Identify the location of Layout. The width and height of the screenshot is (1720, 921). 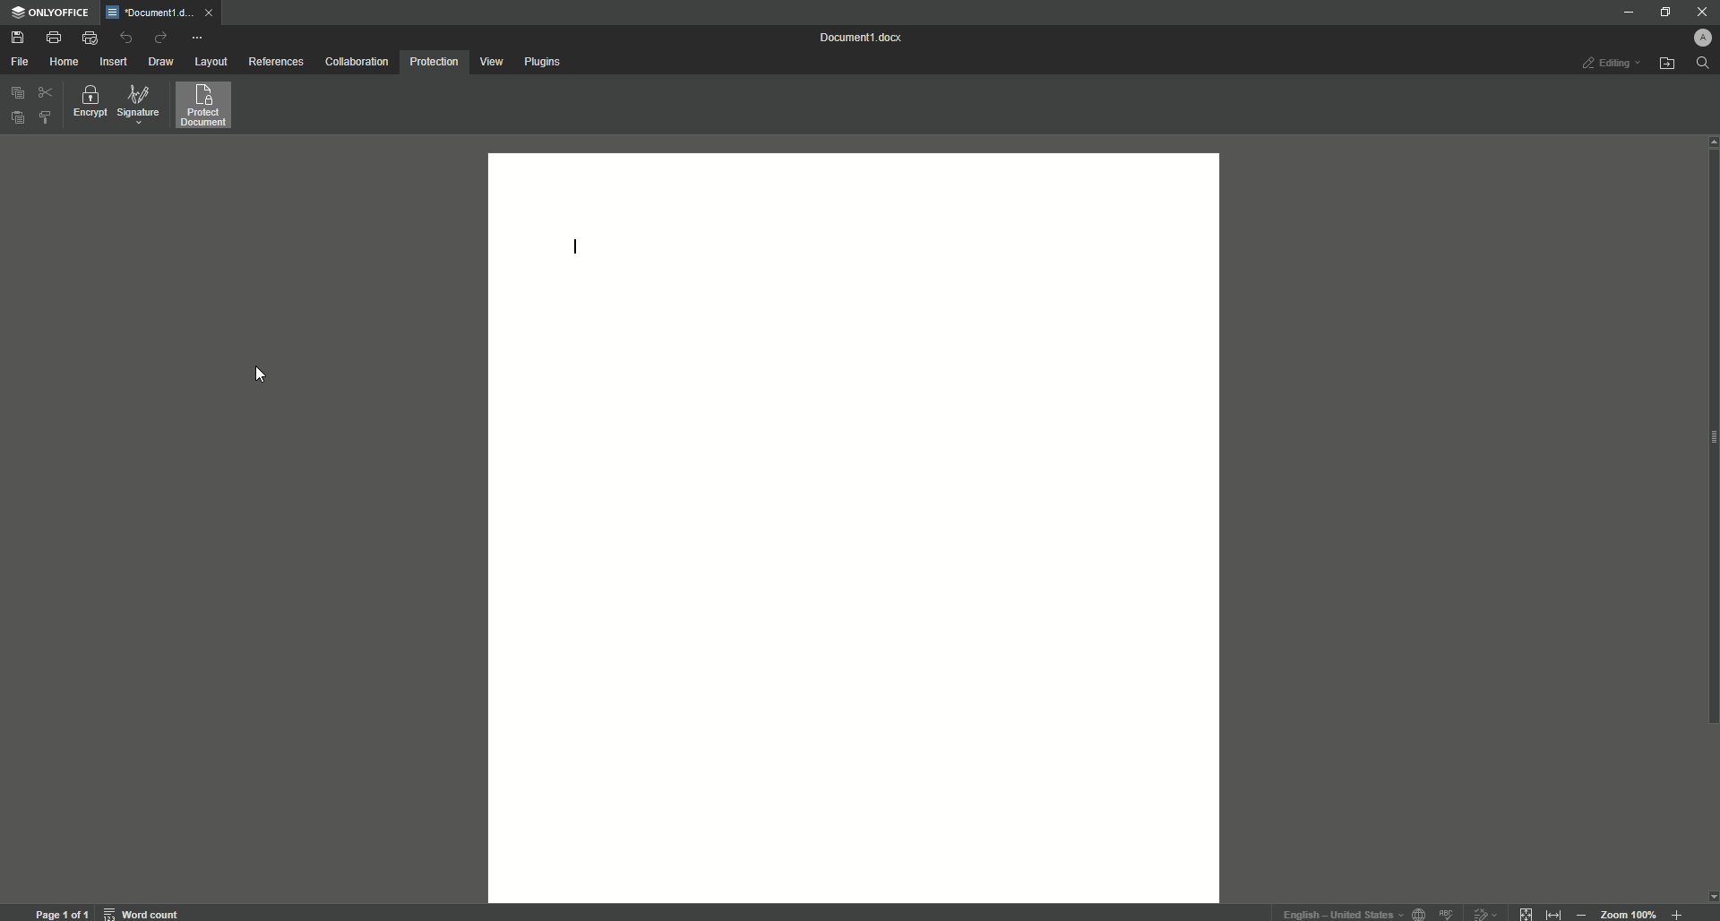
(210, 63).